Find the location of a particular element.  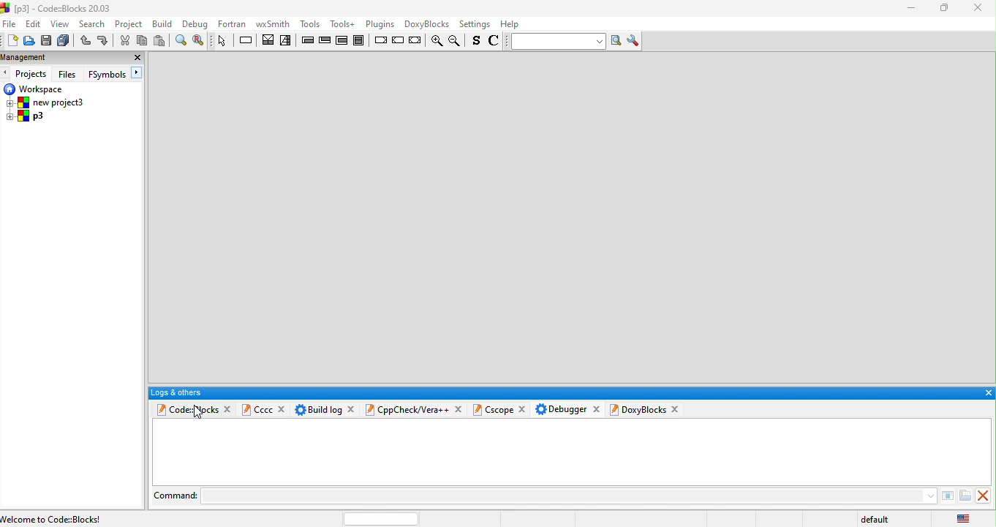

close is located at coordinates (596, 408).